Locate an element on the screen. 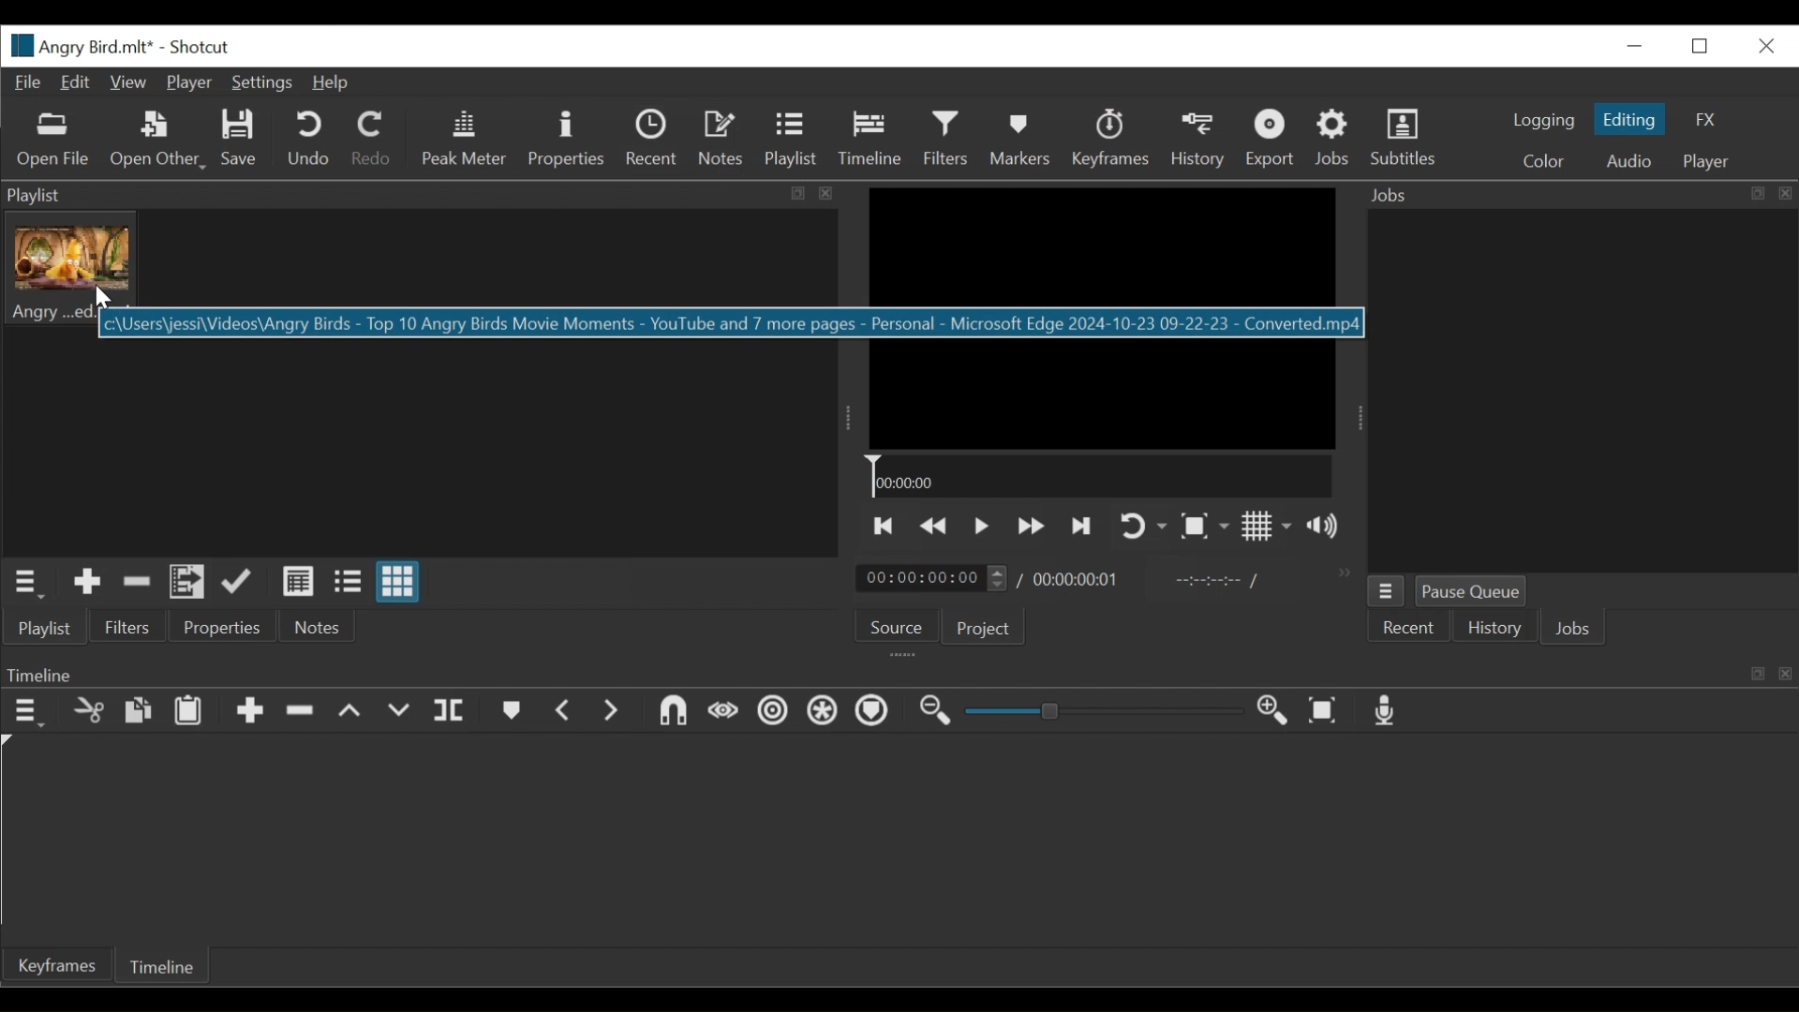  Sow volume control is located at coordinates (1322, 526).